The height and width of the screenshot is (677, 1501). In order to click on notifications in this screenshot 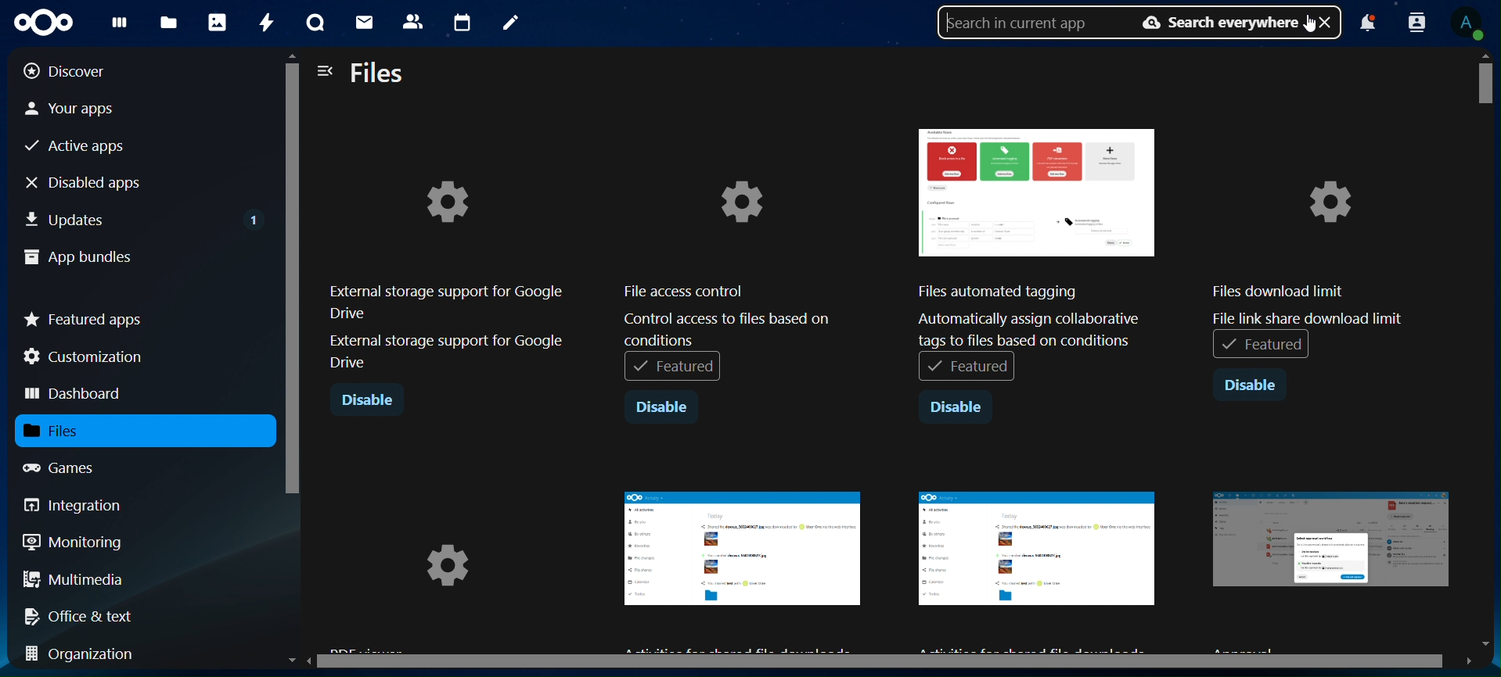, I will do `click(1367, 25)`.